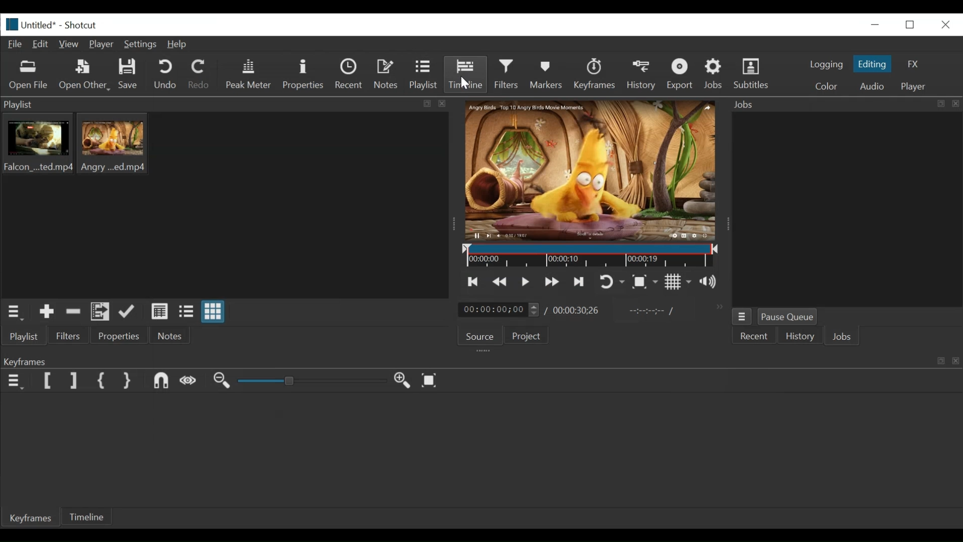 The width and height of the screenshot is (963, 542). What do you see at coordinates (212, 312) in the screenshot?
I see `view as icons` at bounding box center [212, 312].